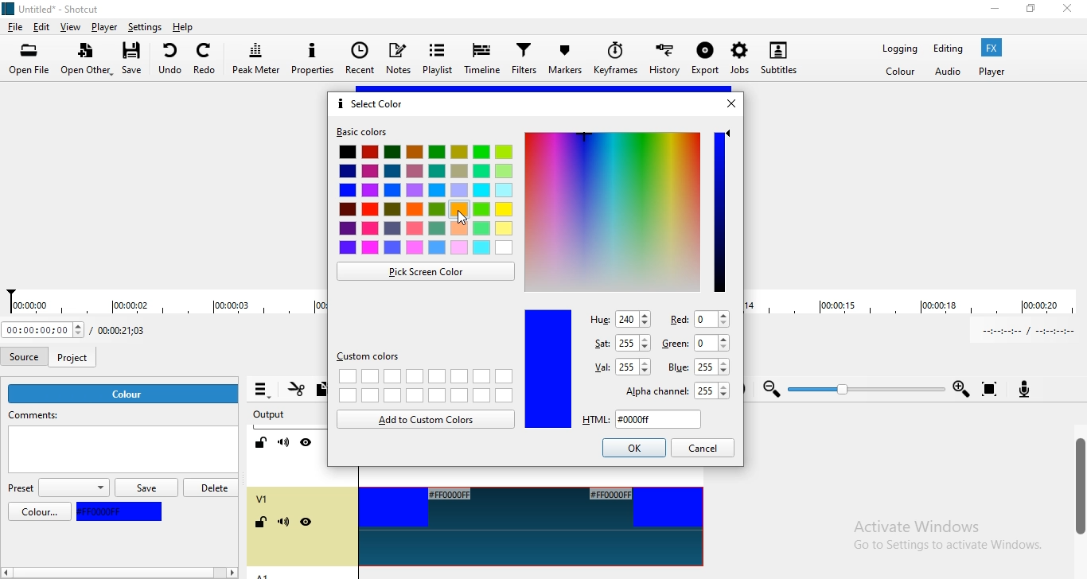 The image size is (1087, 579). Describe the element at coordinates (315, 57) in the screenshot. I see `Properties` at that location.